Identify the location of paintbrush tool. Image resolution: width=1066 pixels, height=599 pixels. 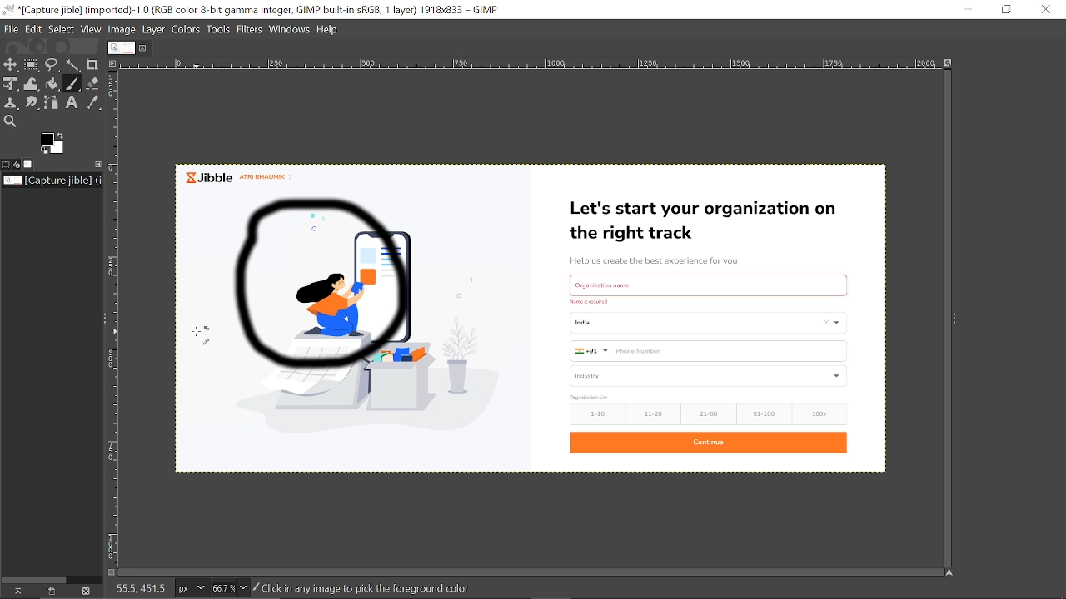
(72, 84).